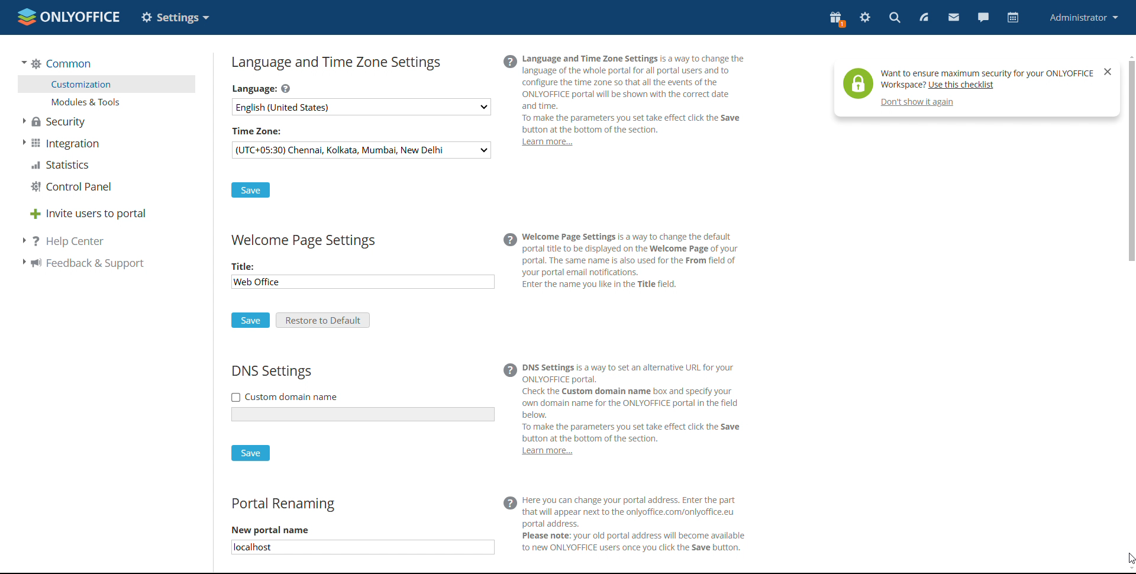 Image resolution: width=1136 pixels, height=574 pixels. I want to click on option changed, so click(175, 17).